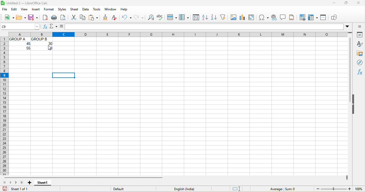  What do you see at coordinates (4, 183) in the screenshot?
I see `first sheet ` at bounding box center [4, 183].